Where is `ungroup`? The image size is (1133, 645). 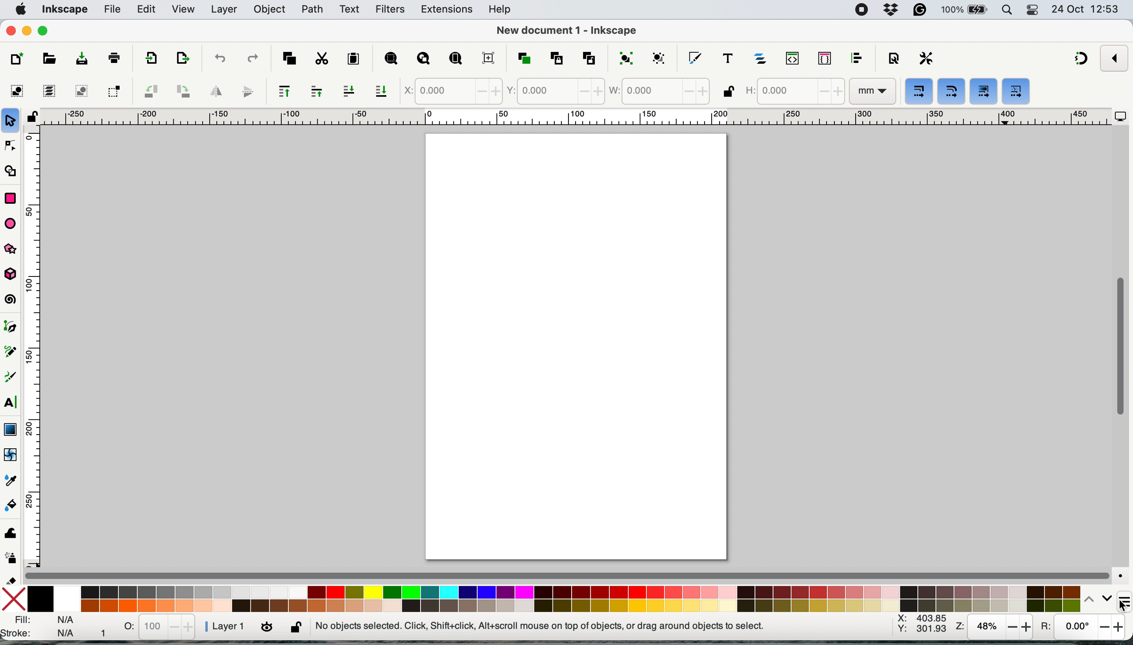
ungroup is located at coordinates (662, 56).